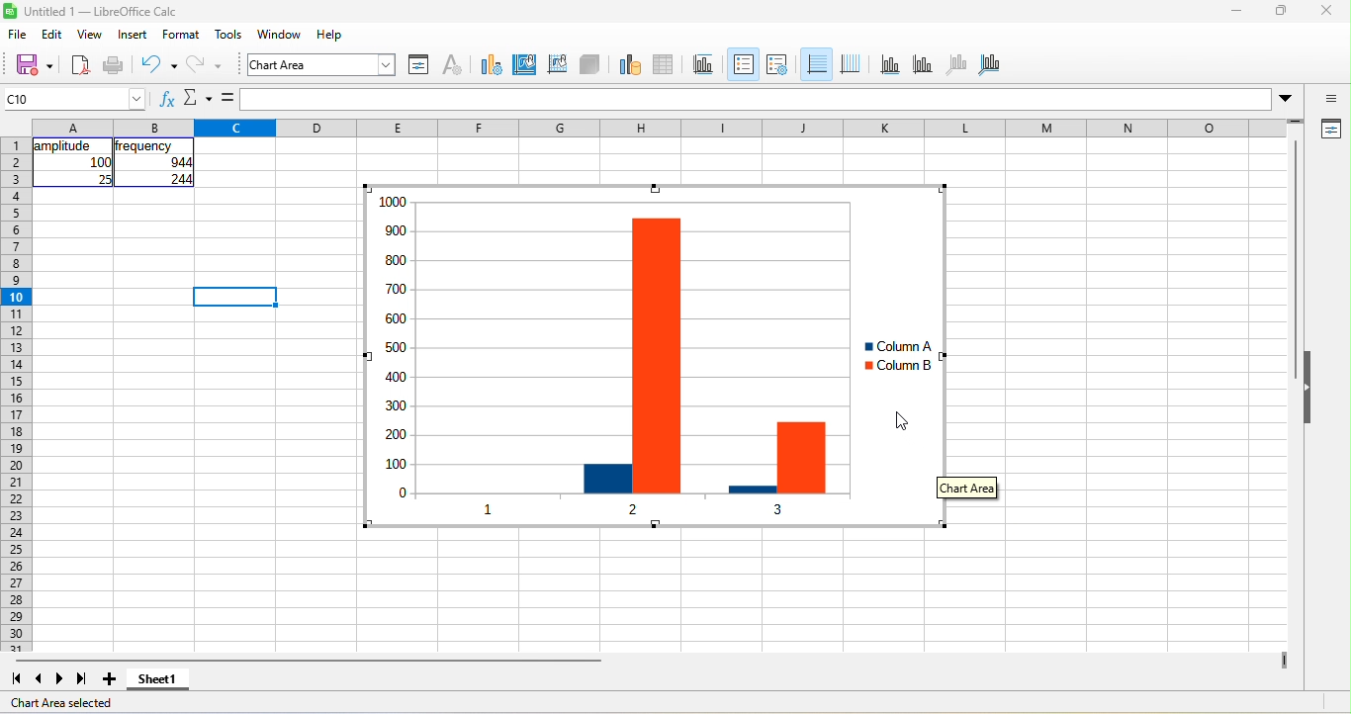 This screenshot has height=714, width=1351. Describe the element at coordinates (589, 65) in the screenshot. I see `3d view` at that location.